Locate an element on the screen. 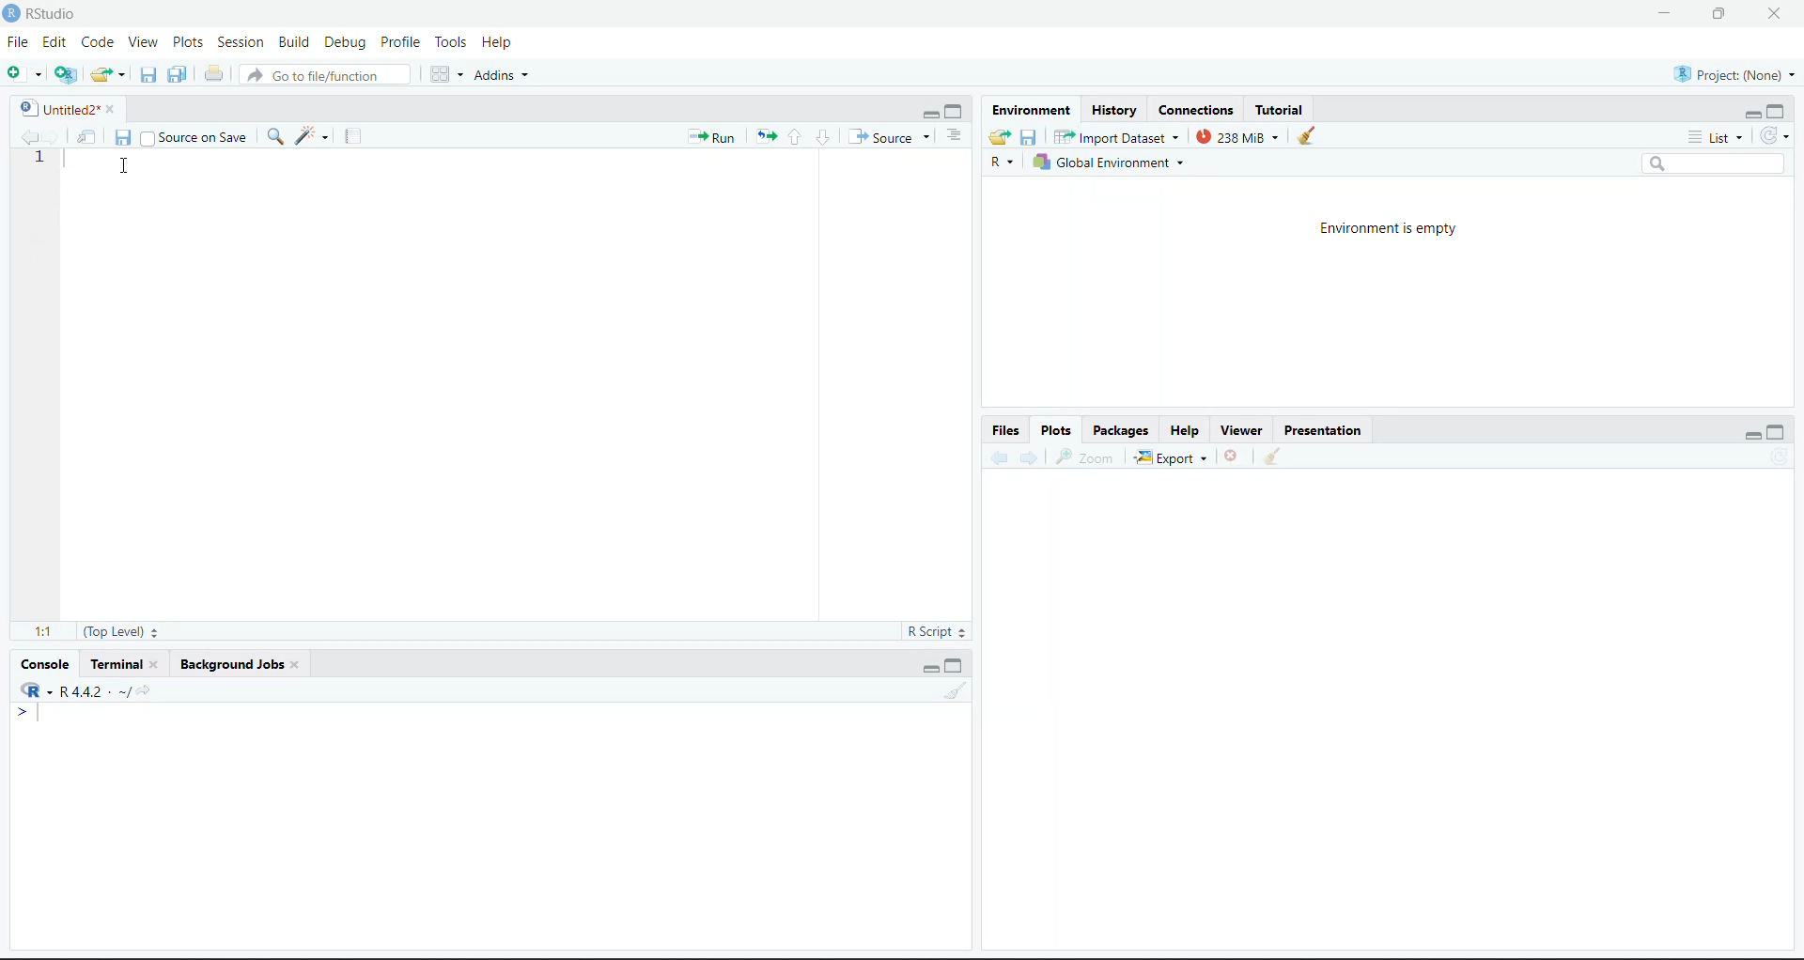 The height and width of the screenshot is (960, 1804). options is located at coordinates (447, 74).